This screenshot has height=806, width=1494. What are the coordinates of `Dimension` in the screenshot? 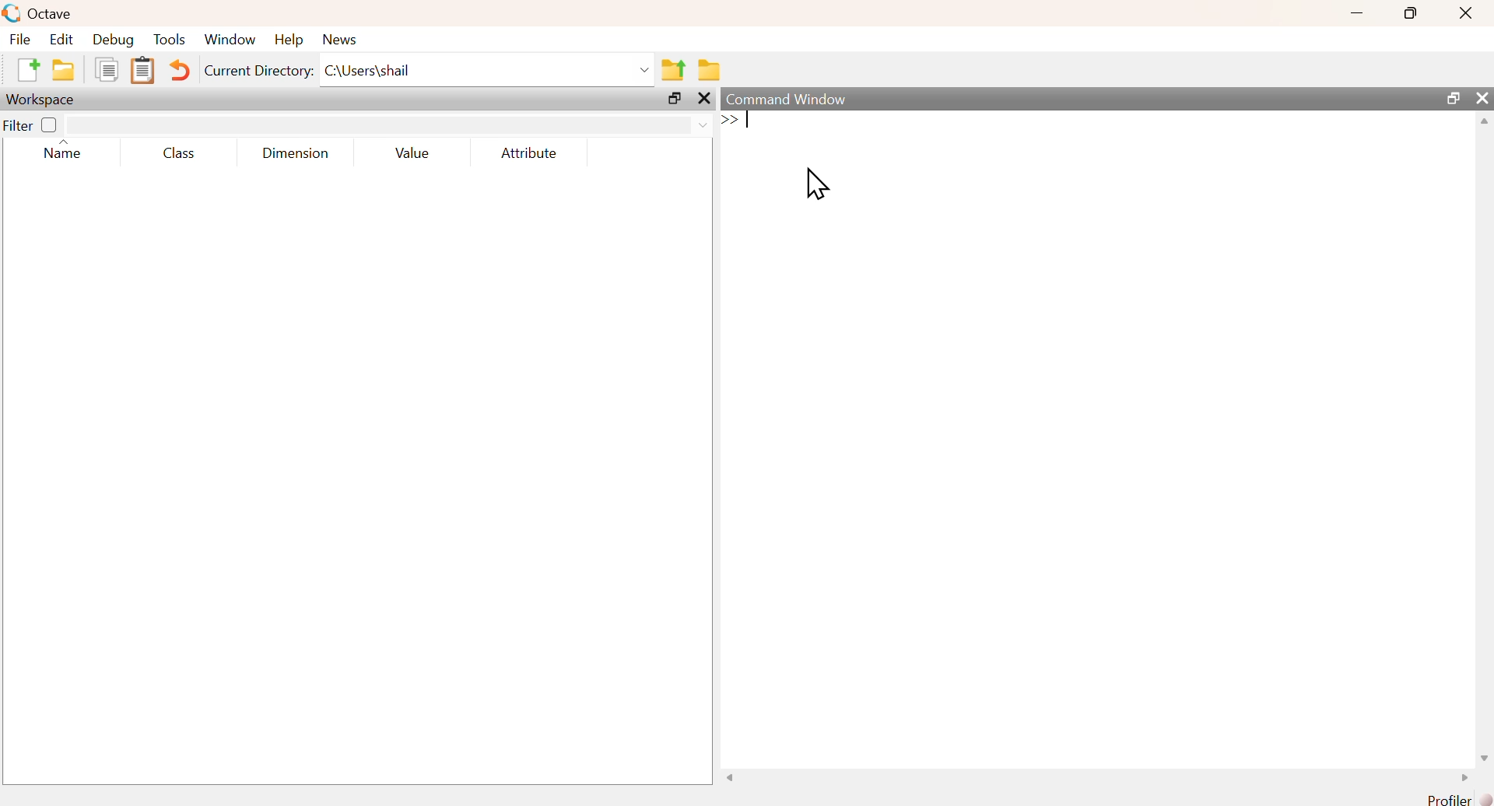 It's located at (298, 154).